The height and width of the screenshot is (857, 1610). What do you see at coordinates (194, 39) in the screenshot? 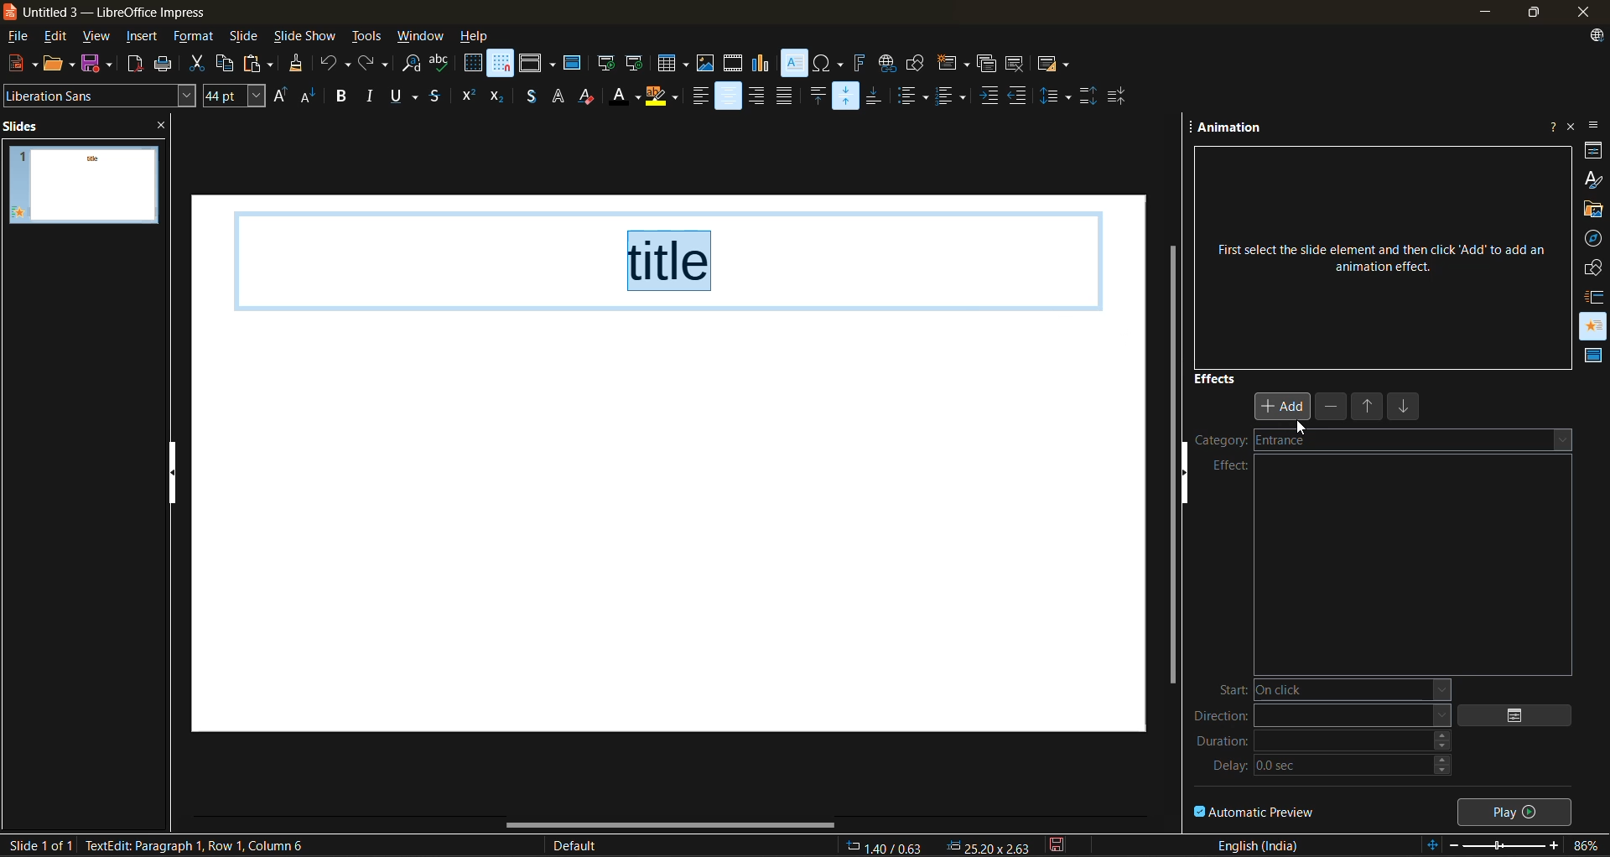
I see `format` at bounding box center [194, 39].